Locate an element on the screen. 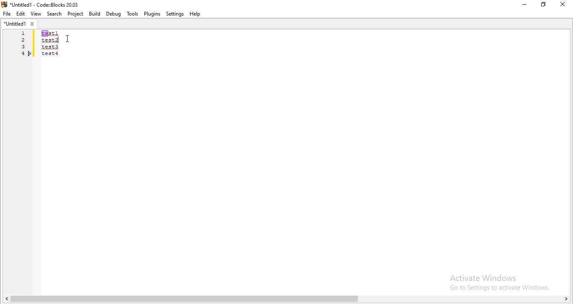  Debug  is located at coordinates (113, 13).